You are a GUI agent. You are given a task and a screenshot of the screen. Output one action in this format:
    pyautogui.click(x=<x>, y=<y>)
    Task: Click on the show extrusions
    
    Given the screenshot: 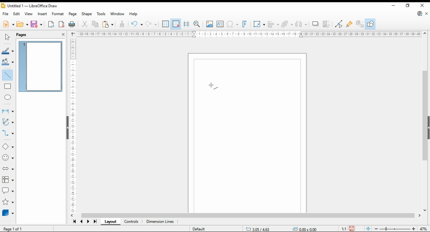 What is the action you would take?
    pyautogui.click(x=359, y=24)
    